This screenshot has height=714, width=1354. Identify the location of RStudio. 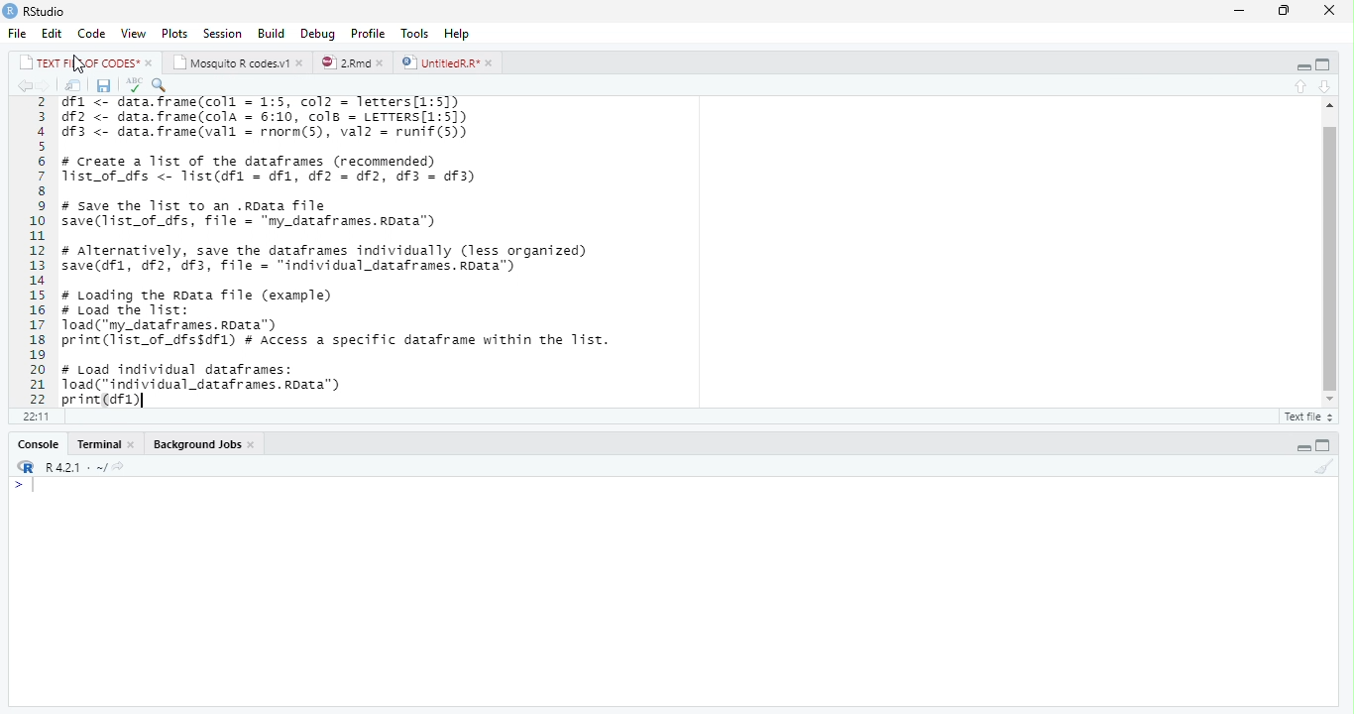
(37, 12).